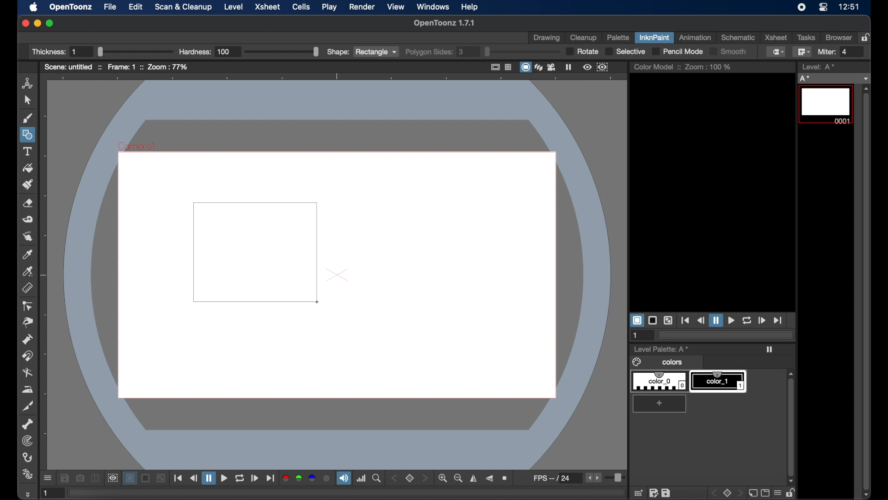 Image resolution: width=888 pixels, height=500 pixels. I want to click on help, so click(469, 7).